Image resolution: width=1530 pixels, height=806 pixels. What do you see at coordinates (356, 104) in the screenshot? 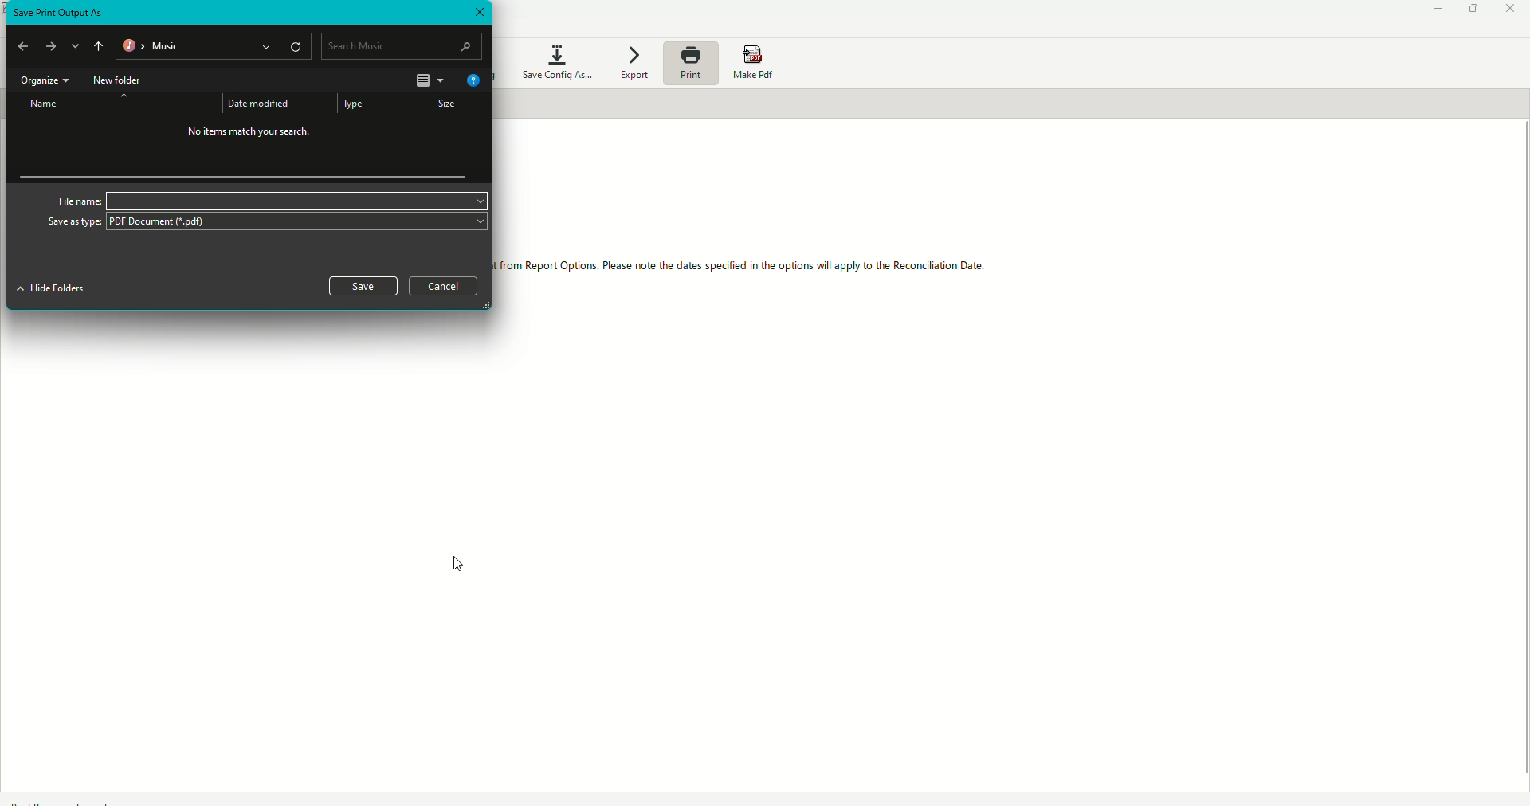
I see `Type` at bounding box center [356, 104].